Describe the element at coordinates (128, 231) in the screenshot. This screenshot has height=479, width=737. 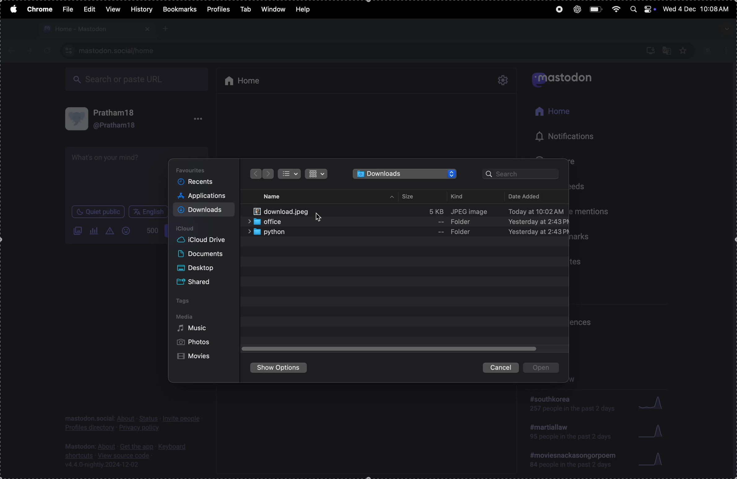
I see `Emoji` at that location.